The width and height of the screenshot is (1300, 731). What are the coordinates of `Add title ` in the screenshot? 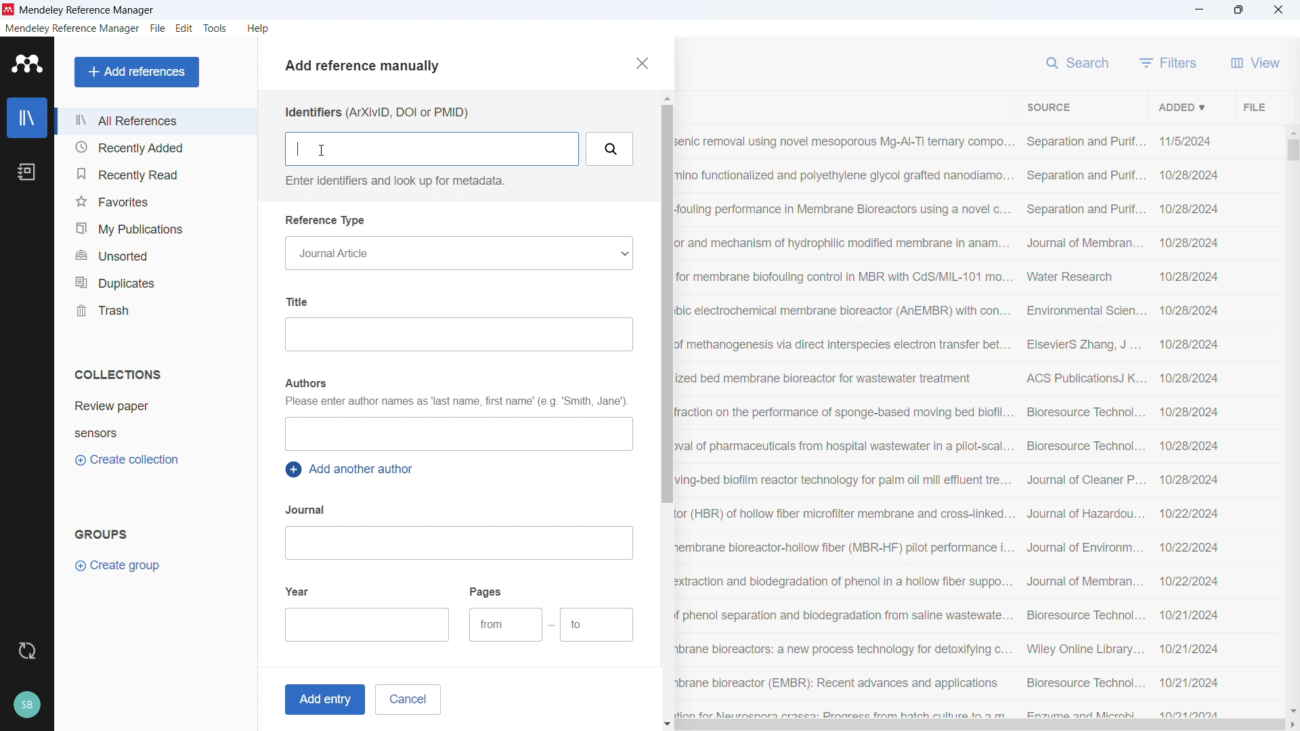 It's located at (458, 334).